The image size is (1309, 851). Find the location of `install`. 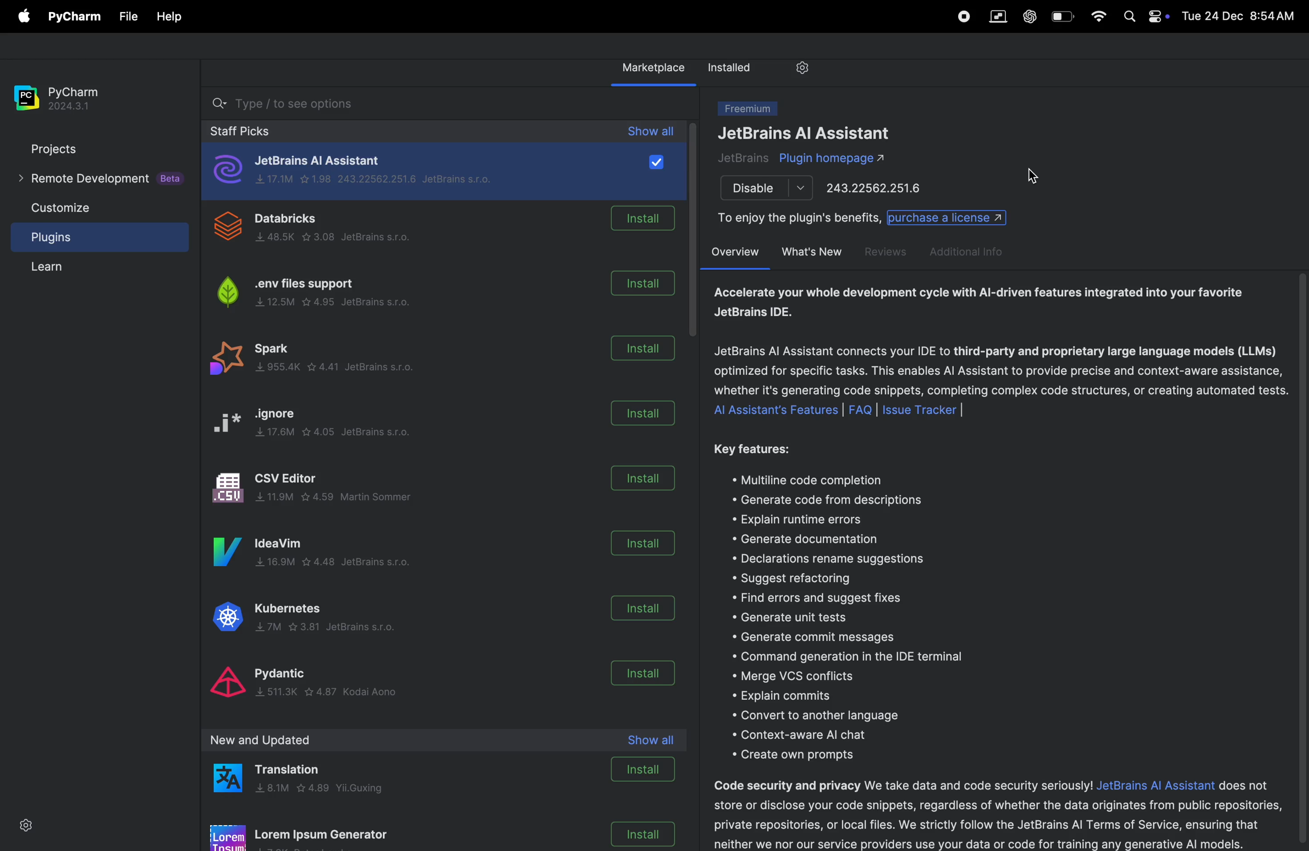

install is located at coordinates (636, 291).